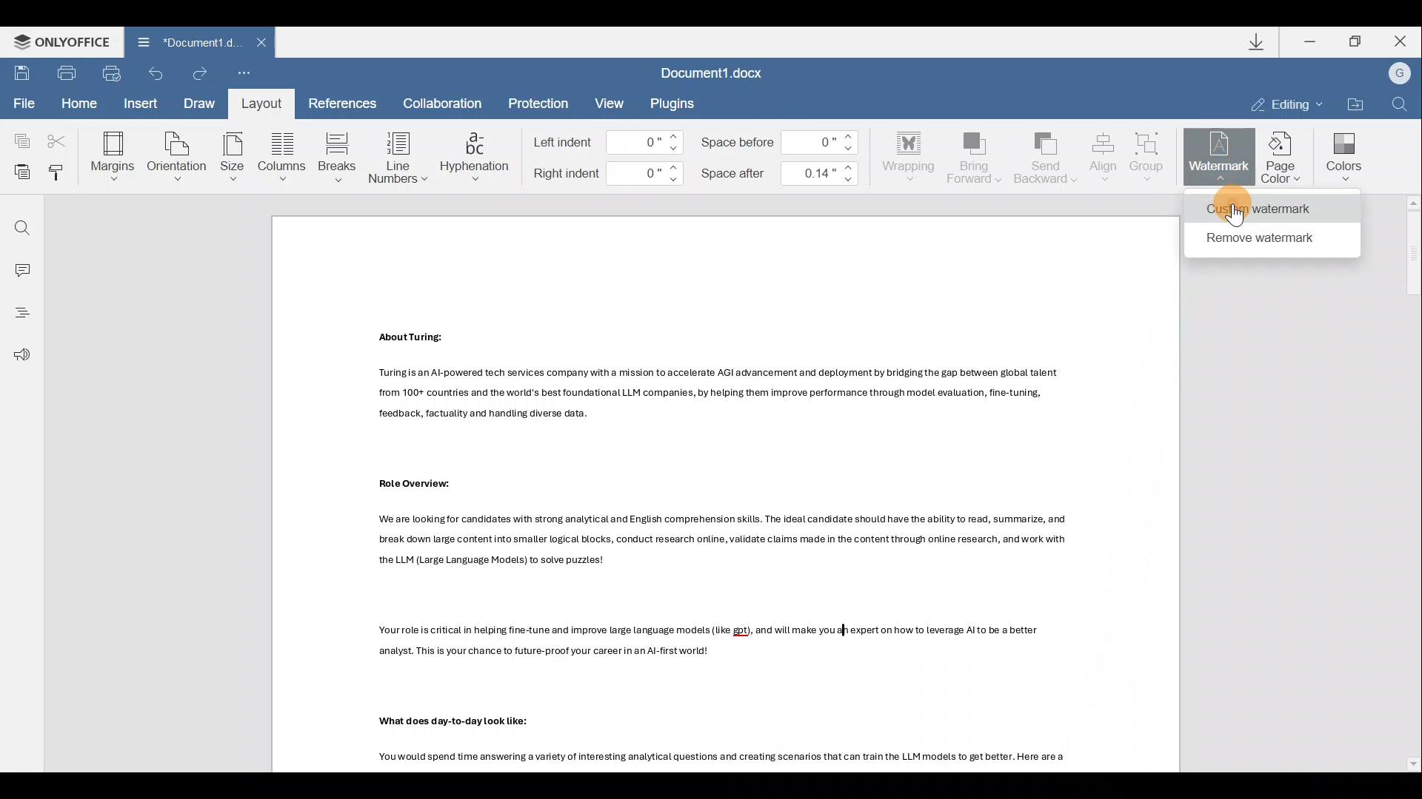 This screenshot has height=799, width=1422. Describe the element at coordinates (21, 267) in the screenshot. I see `Comment` at that location.